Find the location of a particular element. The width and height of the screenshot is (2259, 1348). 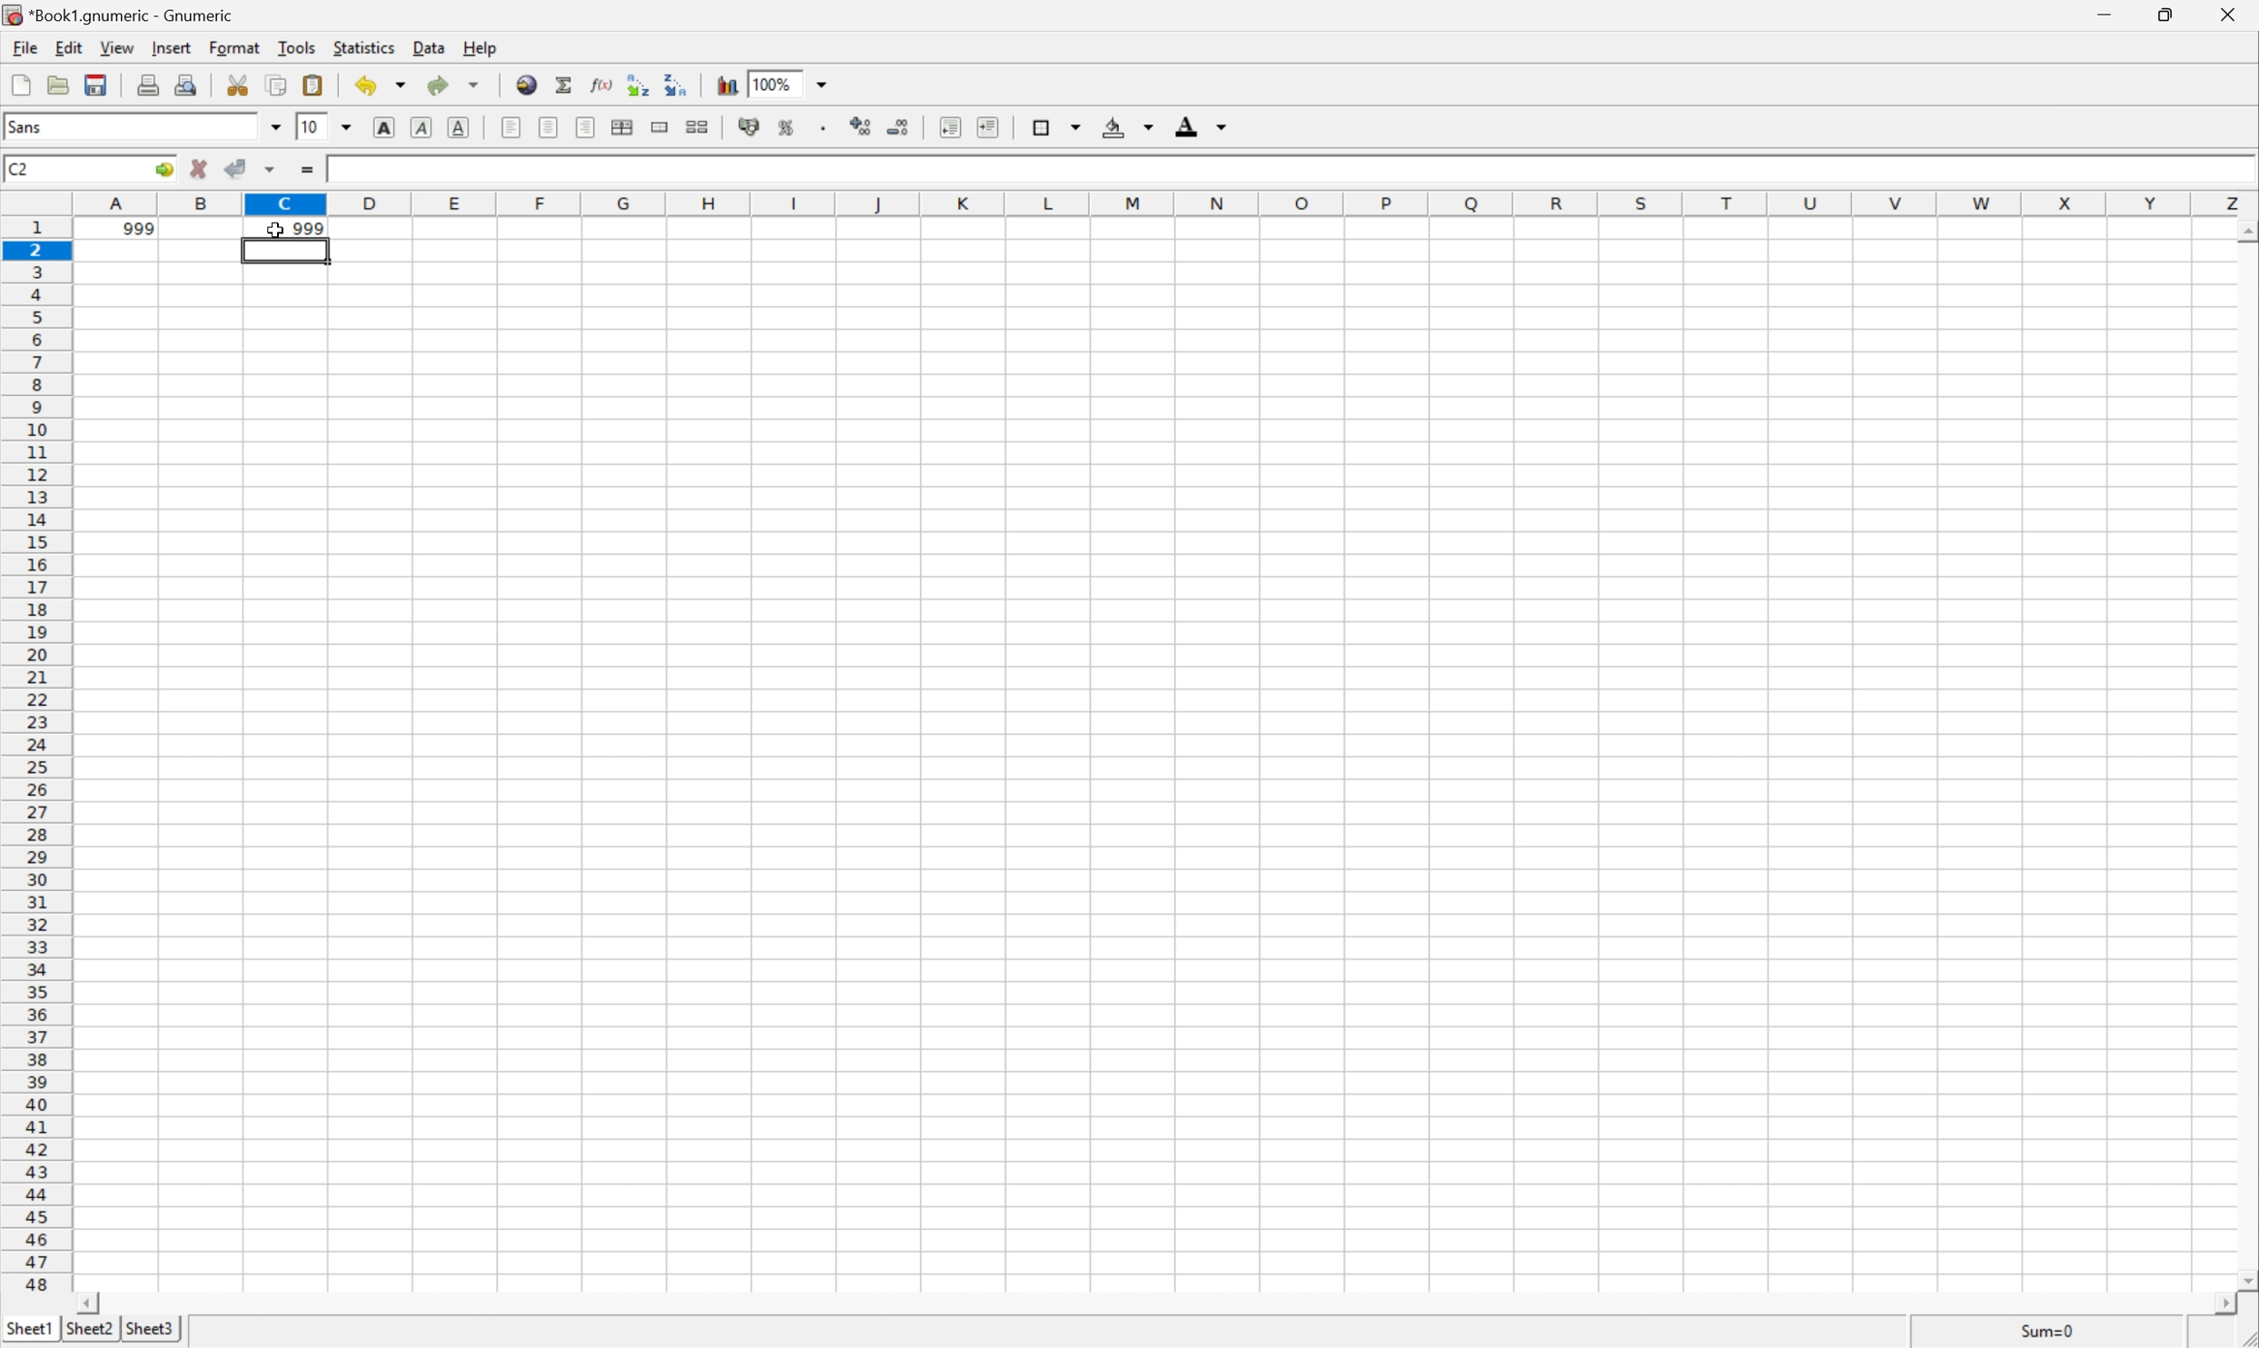

scroll down is located at coordinates (2244, 1283).